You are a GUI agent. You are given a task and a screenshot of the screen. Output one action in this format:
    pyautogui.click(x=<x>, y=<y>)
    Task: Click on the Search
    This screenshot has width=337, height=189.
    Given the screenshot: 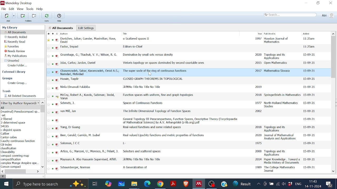 What is the action you would take?
    pyautogui.click(x=290, y=15)
    